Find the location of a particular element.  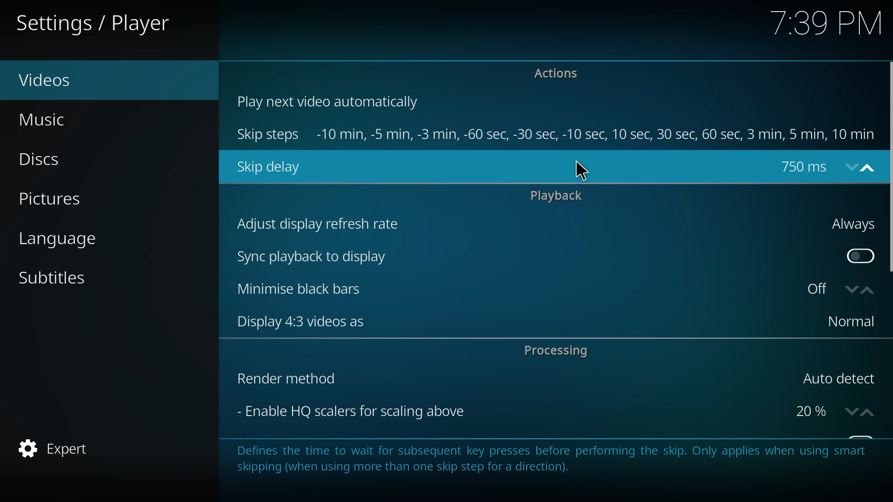

render method is located at coordinates (285, 378).